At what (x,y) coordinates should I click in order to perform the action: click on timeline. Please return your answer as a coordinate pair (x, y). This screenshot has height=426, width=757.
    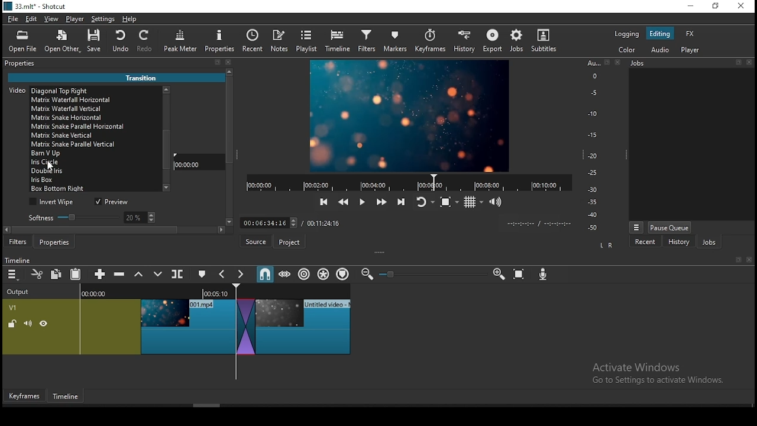
    Looking at the image, I should click on (20, 260).